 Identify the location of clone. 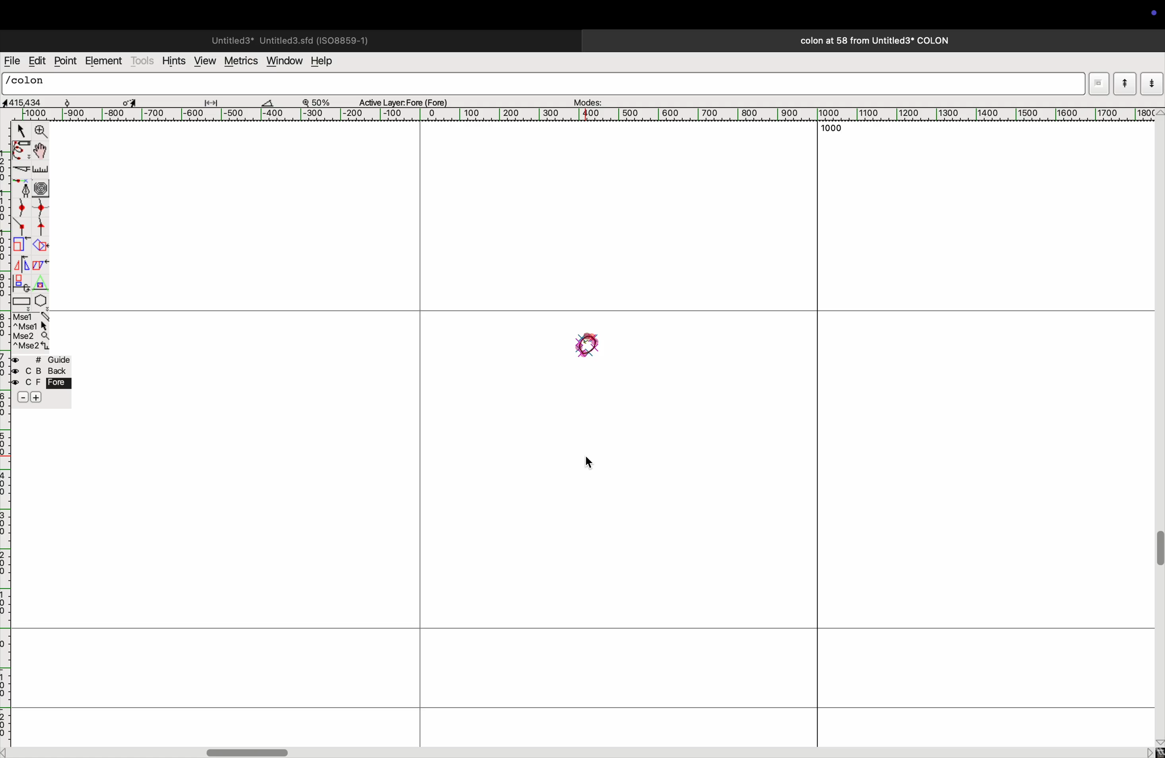
(22, 283).